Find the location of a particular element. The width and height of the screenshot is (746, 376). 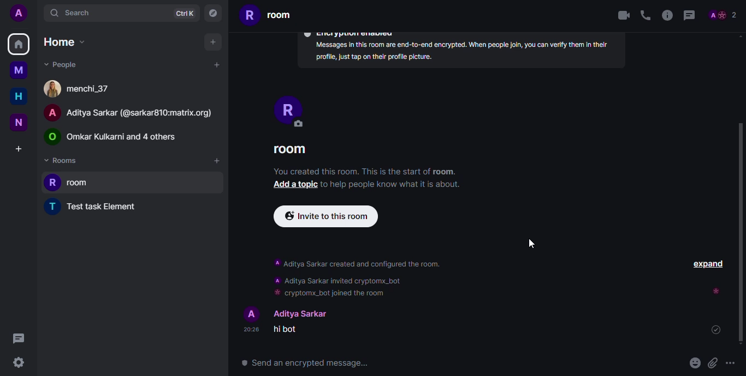

video call is located at coordinates (618, 14).